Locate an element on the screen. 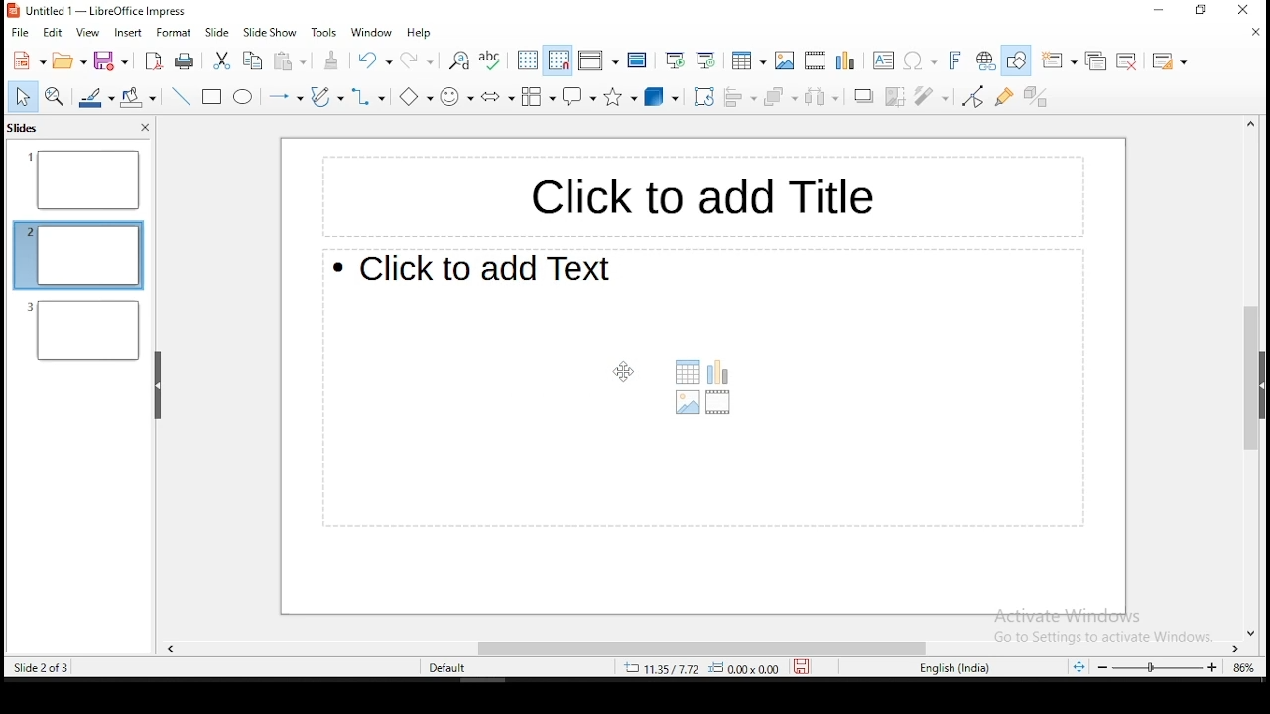 This screenshot has width=1270, height=714. restore is located at coordinates (1204, 11).